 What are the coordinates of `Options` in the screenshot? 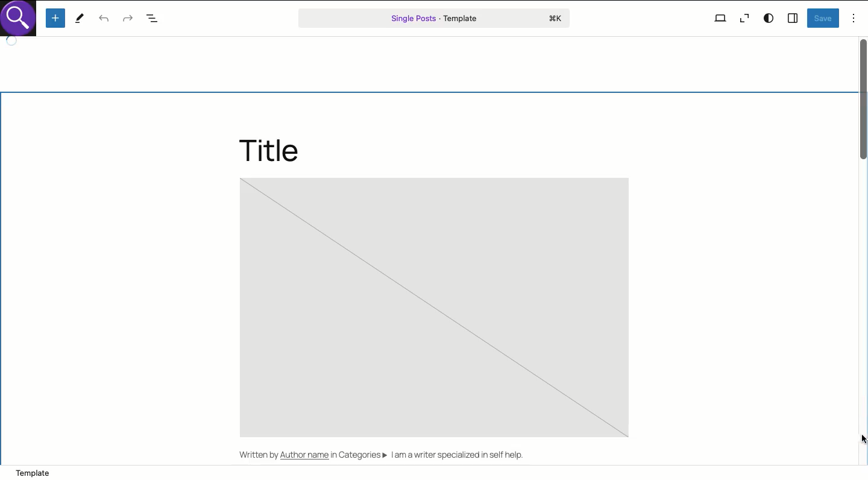 It's located at (854, 18).